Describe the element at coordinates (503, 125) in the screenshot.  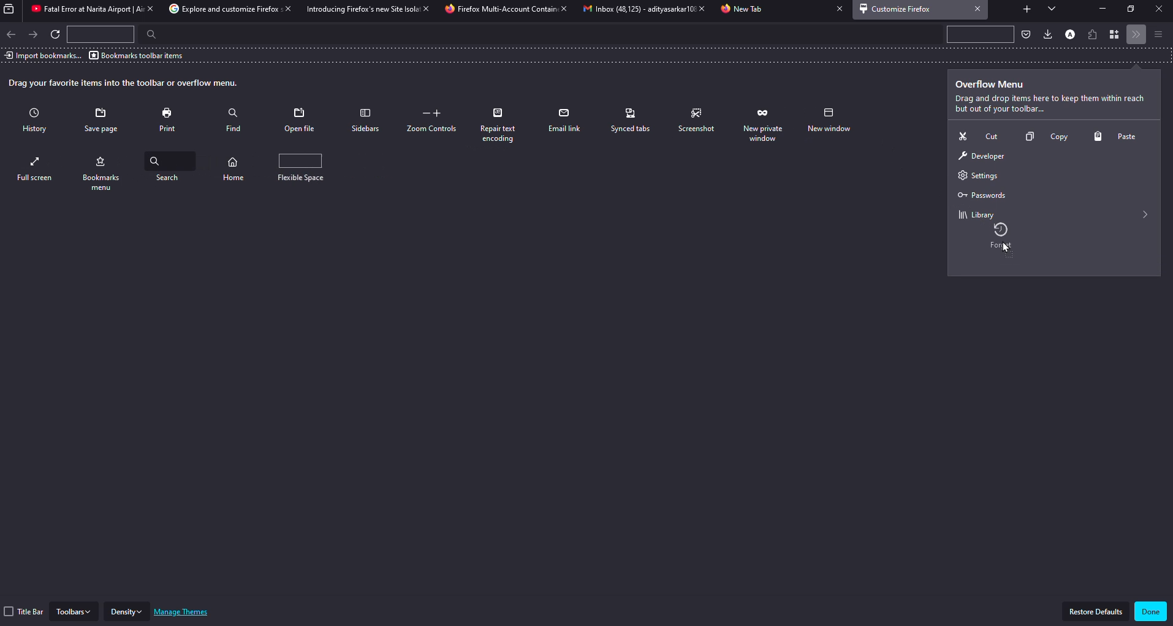
I see `repair text encoding` at that location.